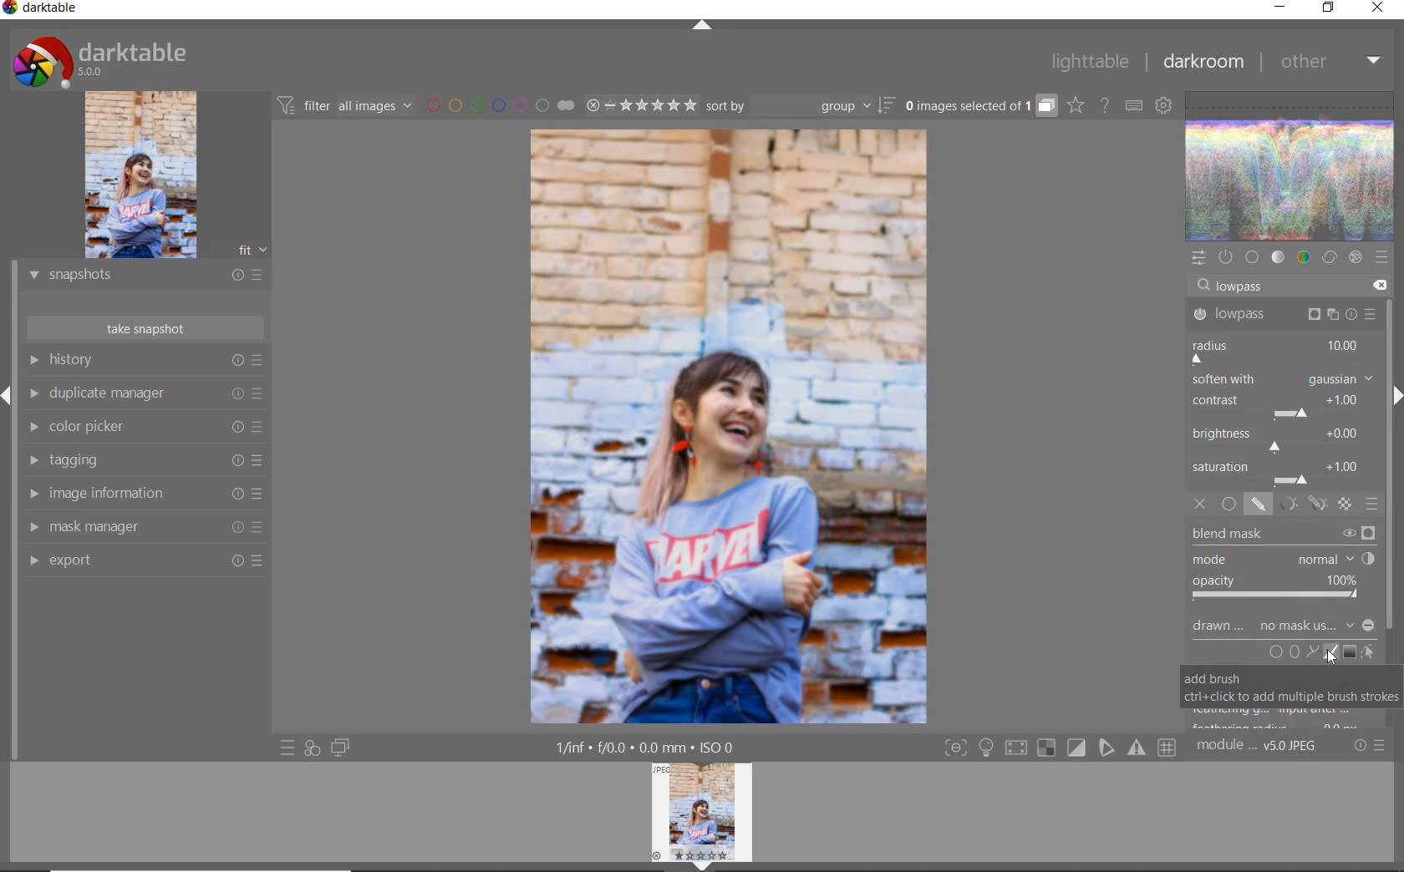 The width and height of the screenshot is (1404, 872). Describe the element at coordinates (641, 104) in the screenshot. I see `range ratings for selected images` at that location.